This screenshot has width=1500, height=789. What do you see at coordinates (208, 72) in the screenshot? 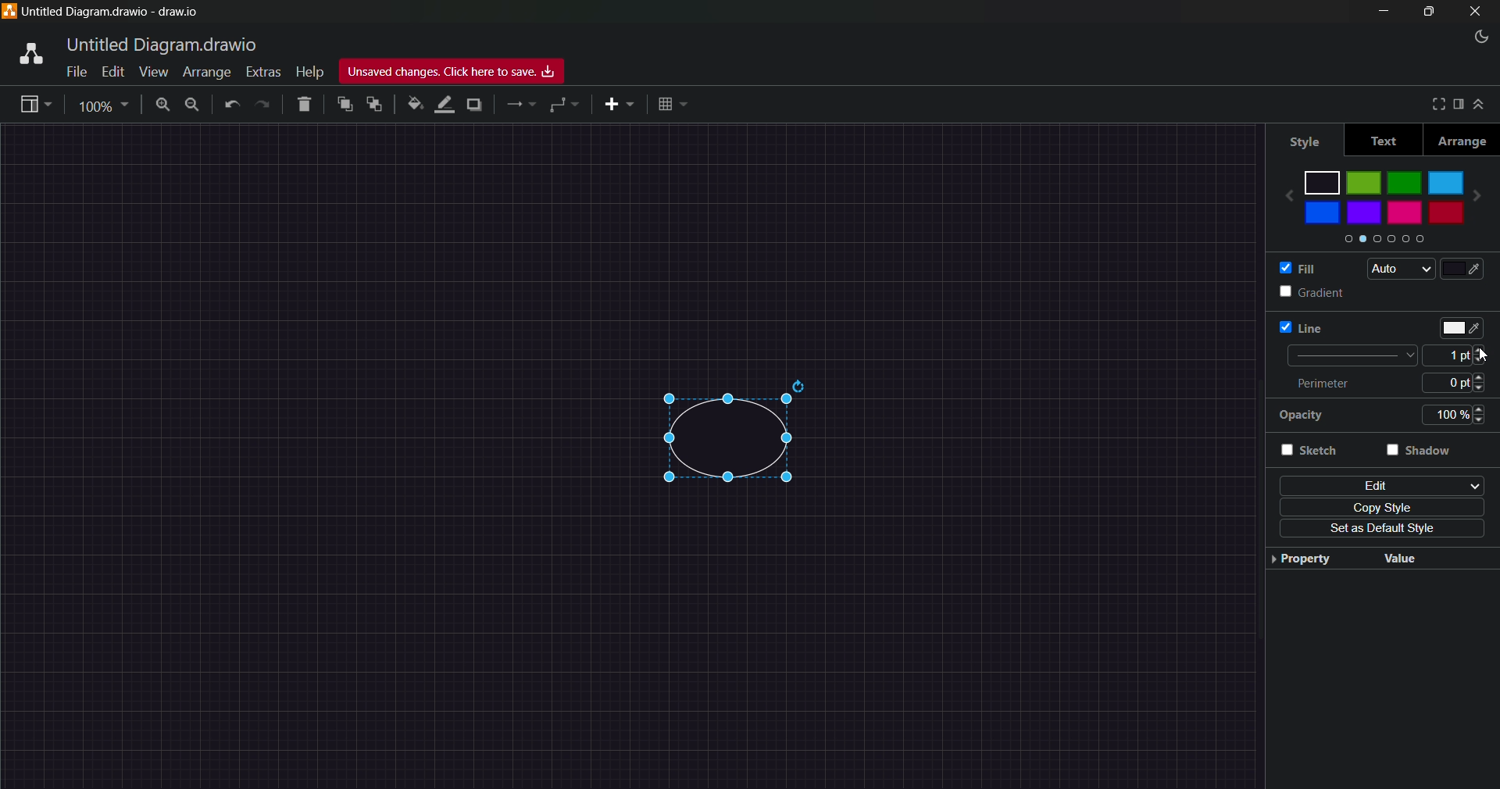
I see `arrange` at bounding box center [208, 72].